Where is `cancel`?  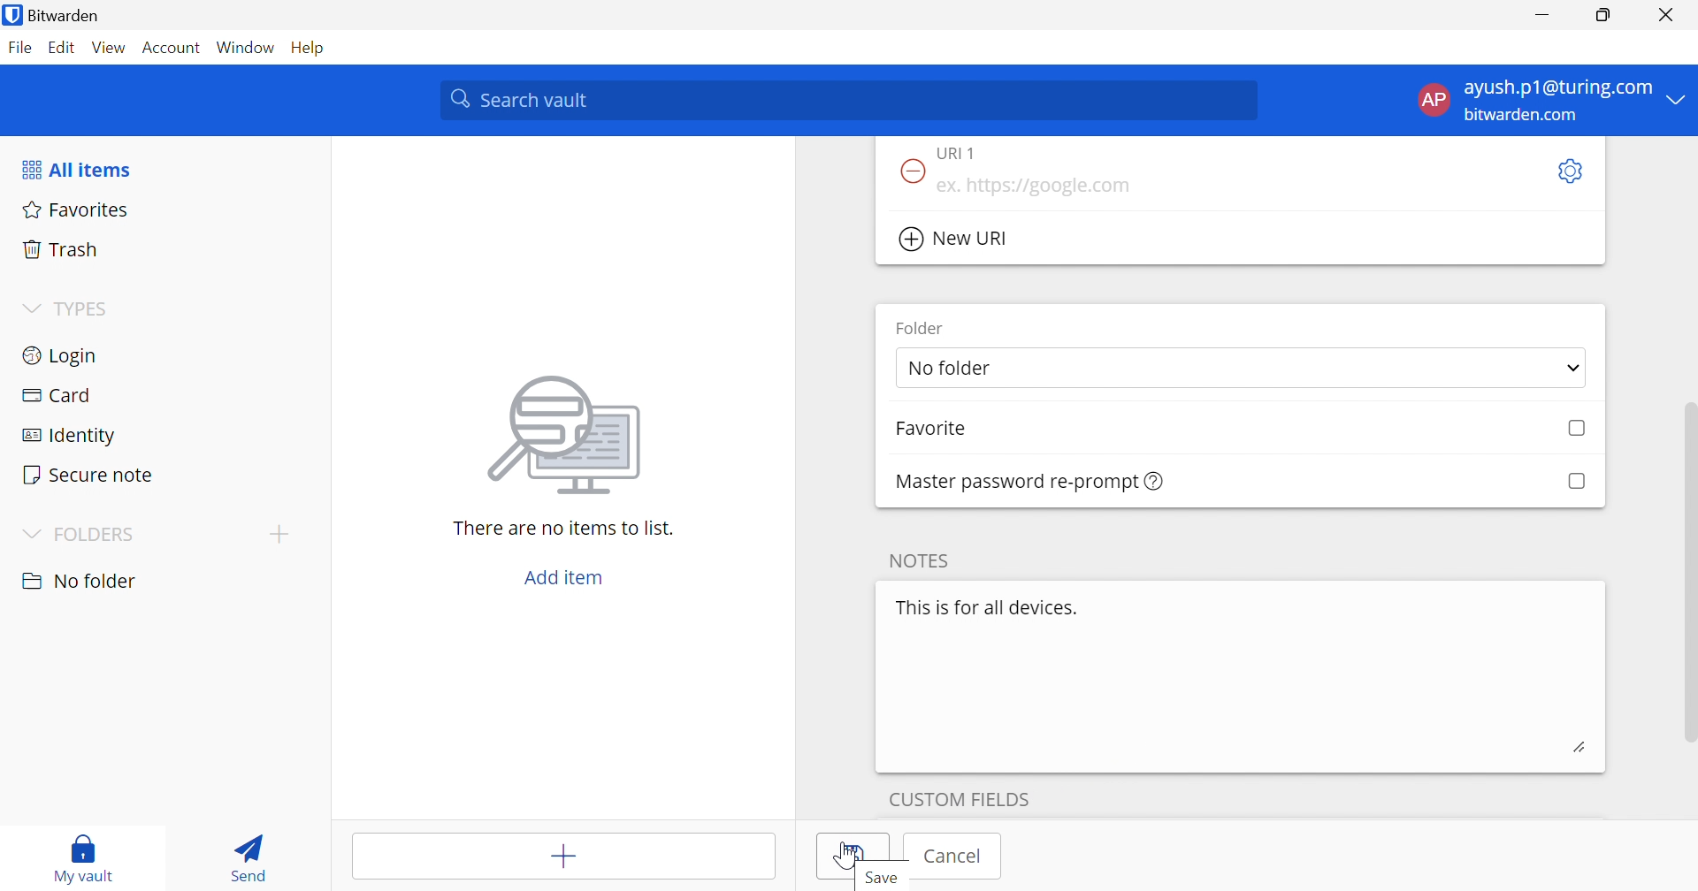 cancel is located at coordinates (960, 854).